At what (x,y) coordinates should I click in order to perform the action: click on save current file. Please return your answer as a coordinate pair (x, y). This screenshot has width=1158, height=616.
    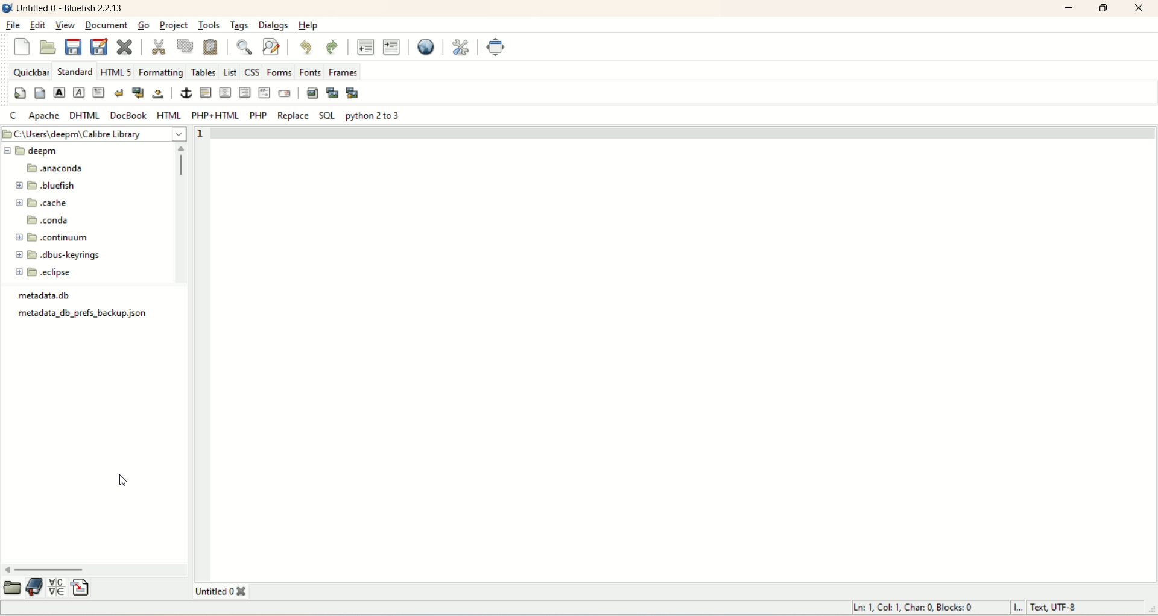
    Looking at the image, I should click on (73, 46).